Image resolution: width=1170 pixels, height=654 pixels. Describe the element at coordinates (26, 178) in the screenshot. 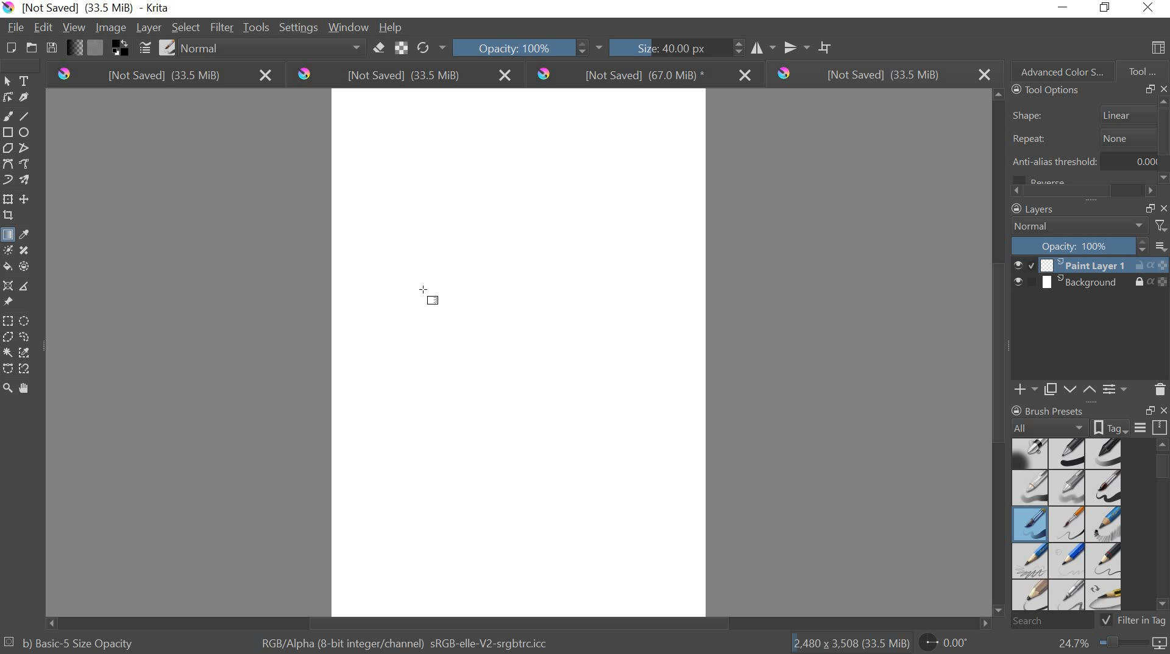

I see `multibrush tool` at that location.